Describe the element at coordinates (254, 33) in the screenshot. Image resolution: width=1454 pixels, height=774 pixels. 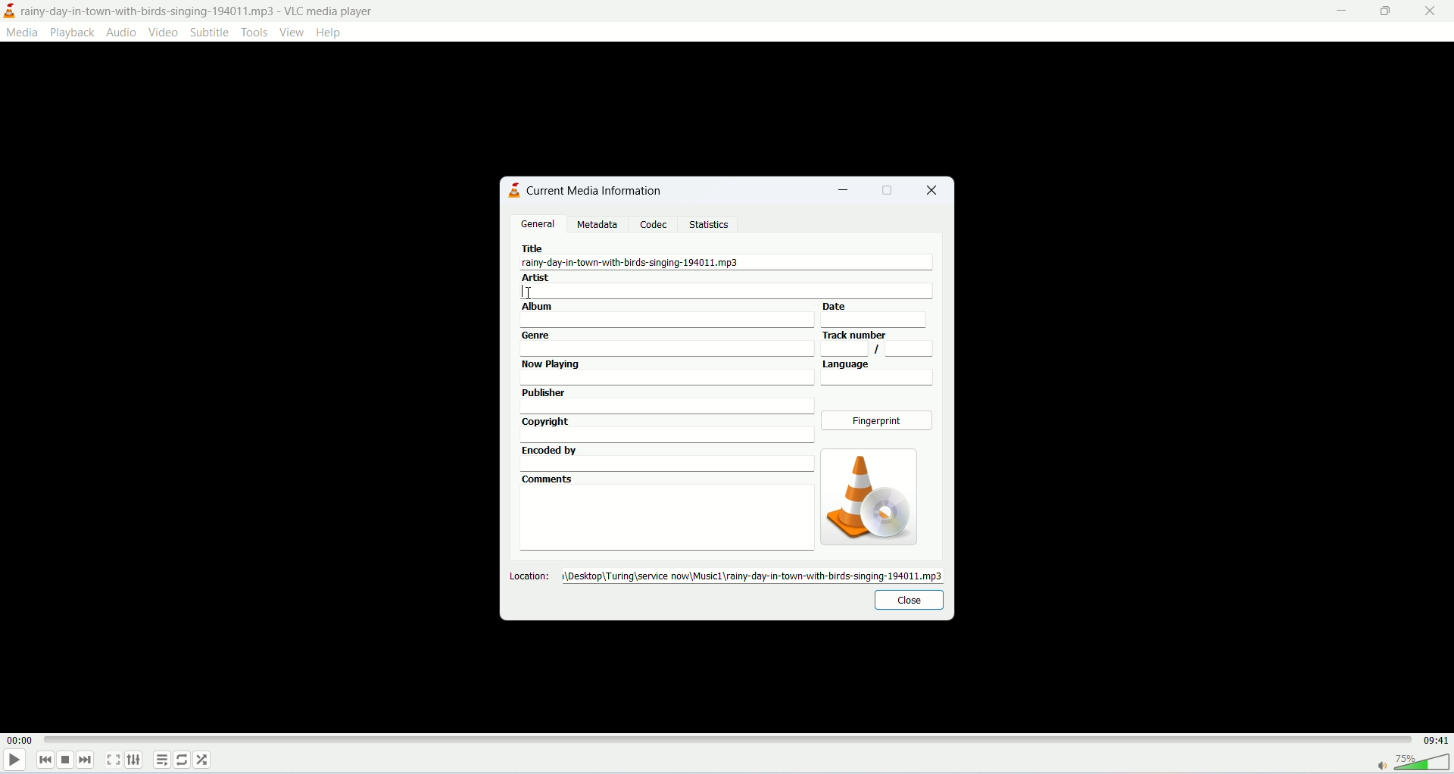
I see `tools` at that location.